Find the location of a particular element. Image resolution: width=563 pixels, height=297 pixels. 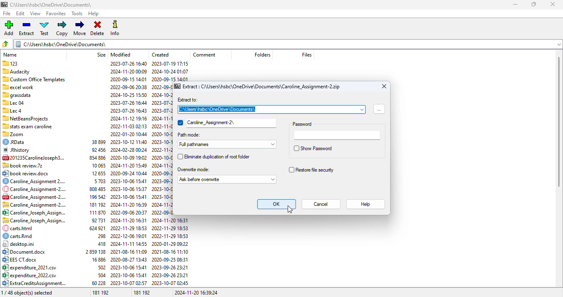

edit is located at coordinates (21, 14).